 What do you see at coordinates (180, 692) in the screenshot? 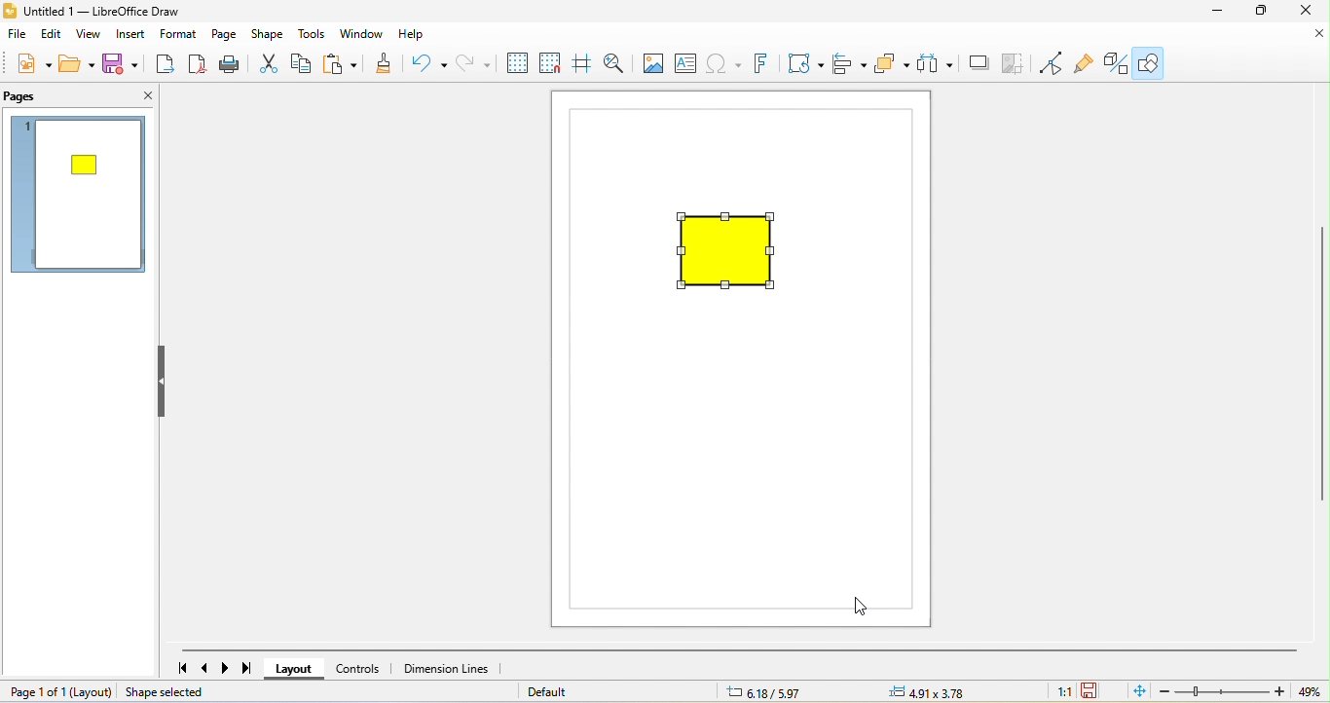
I see `shape selected` at bounding box center [180, 692].